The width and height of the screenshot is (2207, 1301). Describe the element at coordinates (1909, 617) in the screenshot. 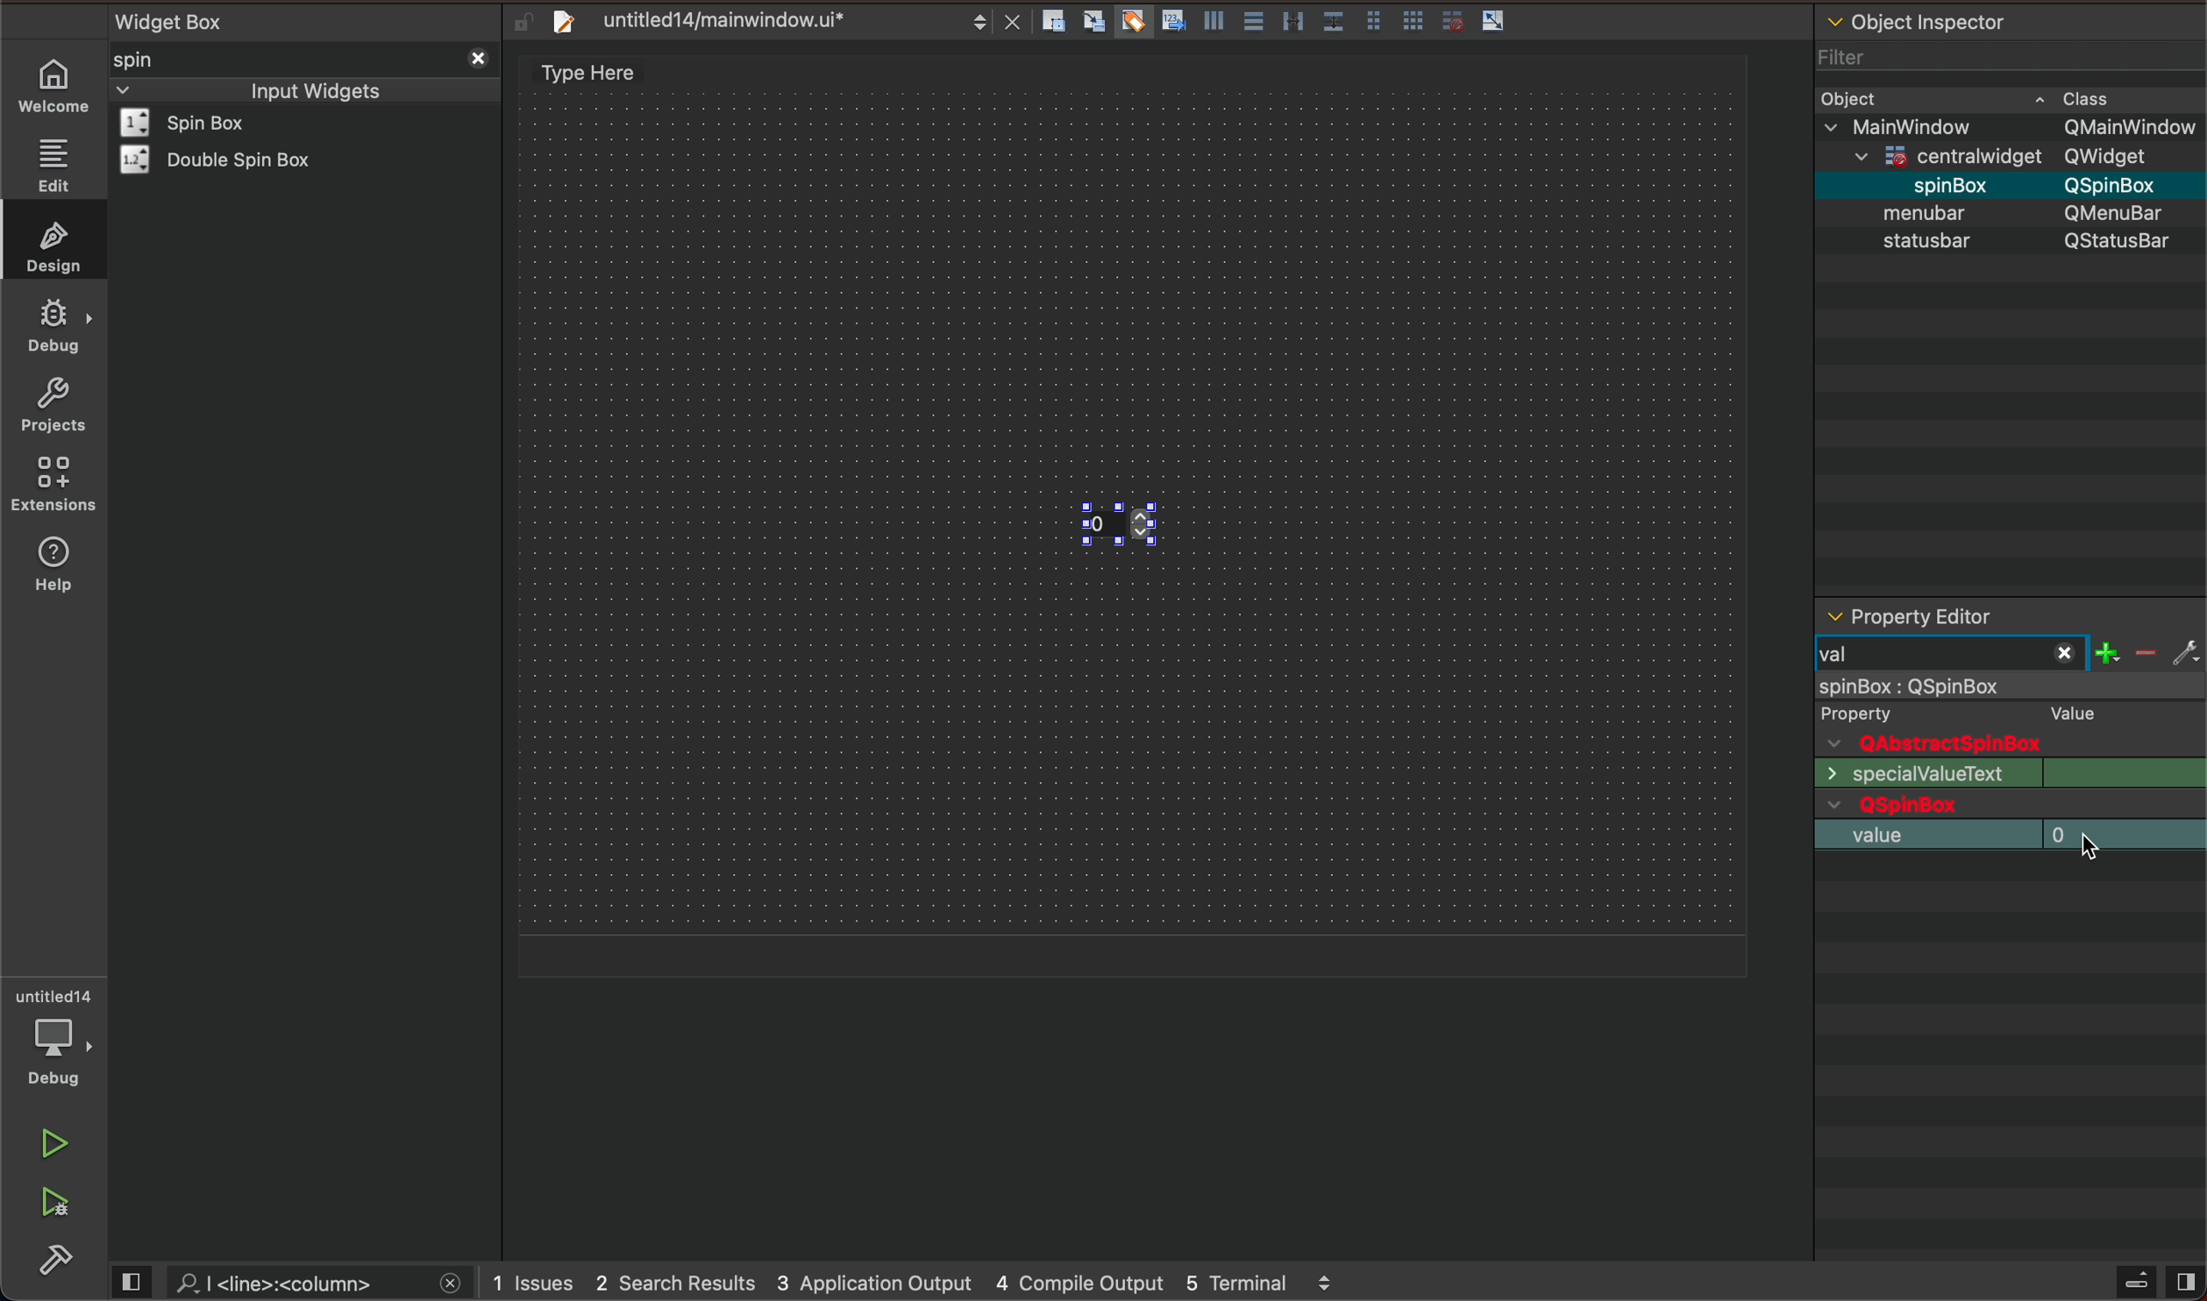

I see `editor` at that location.